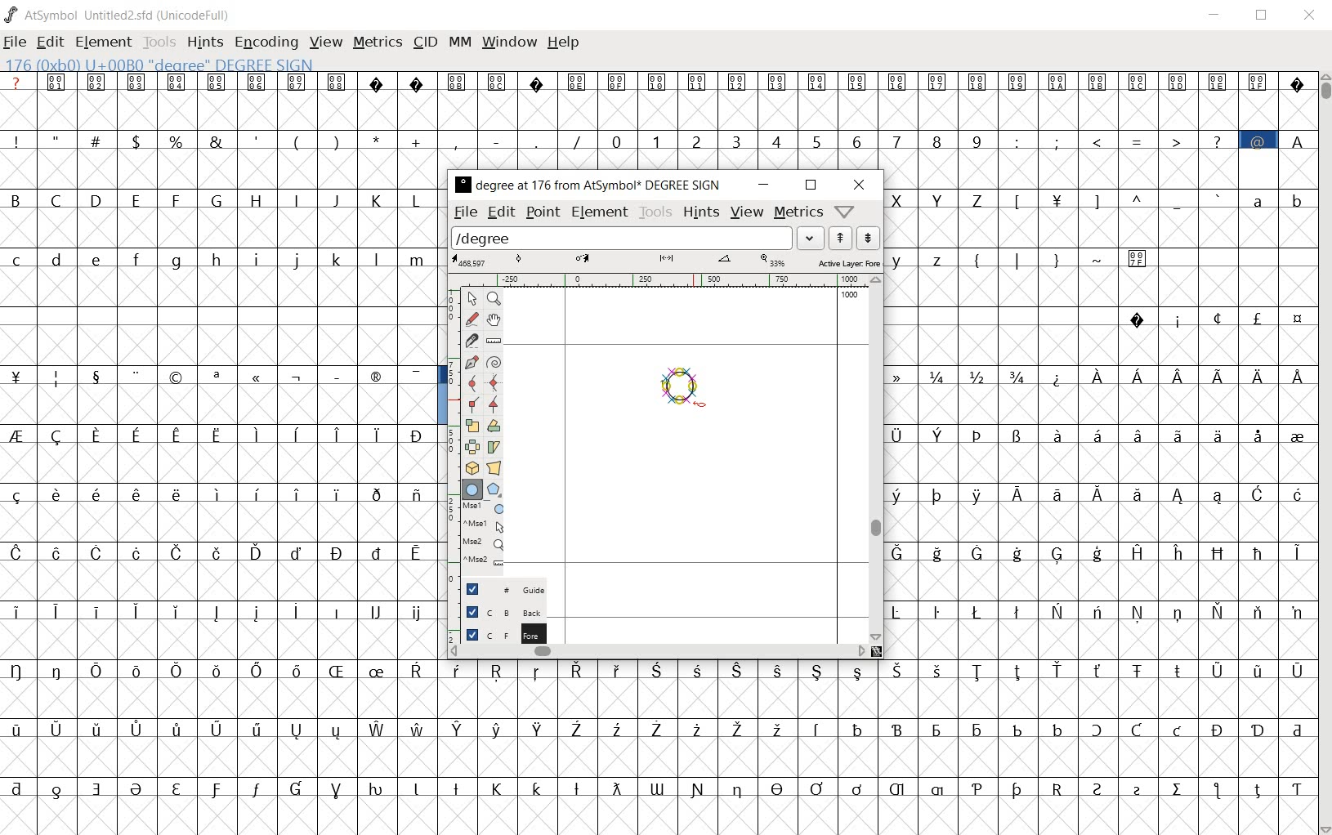 The image size is (1332, 835). Describe the element at coordinates (212, 260) in the screenshot. I see `small letters c - m` at that location.